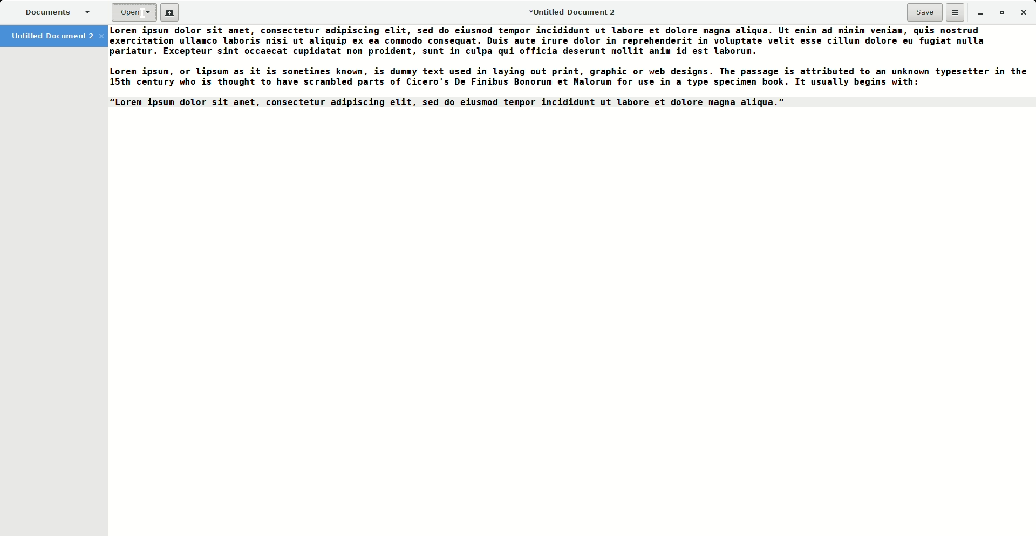 The width and height of the screenshot is (1036, 536). Describe the element at coordinates (169, 13) in the screenshot. I see `New` at that location.